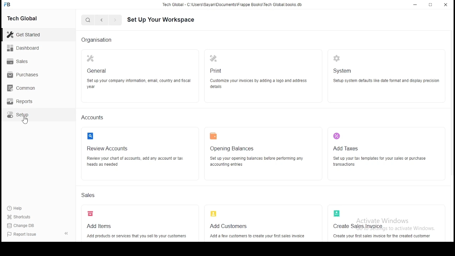 The height and width of the screenshot is (256, 455). Describe the element at coordinates (260, 225) in the screenshot. I see `Add customers` at that location.